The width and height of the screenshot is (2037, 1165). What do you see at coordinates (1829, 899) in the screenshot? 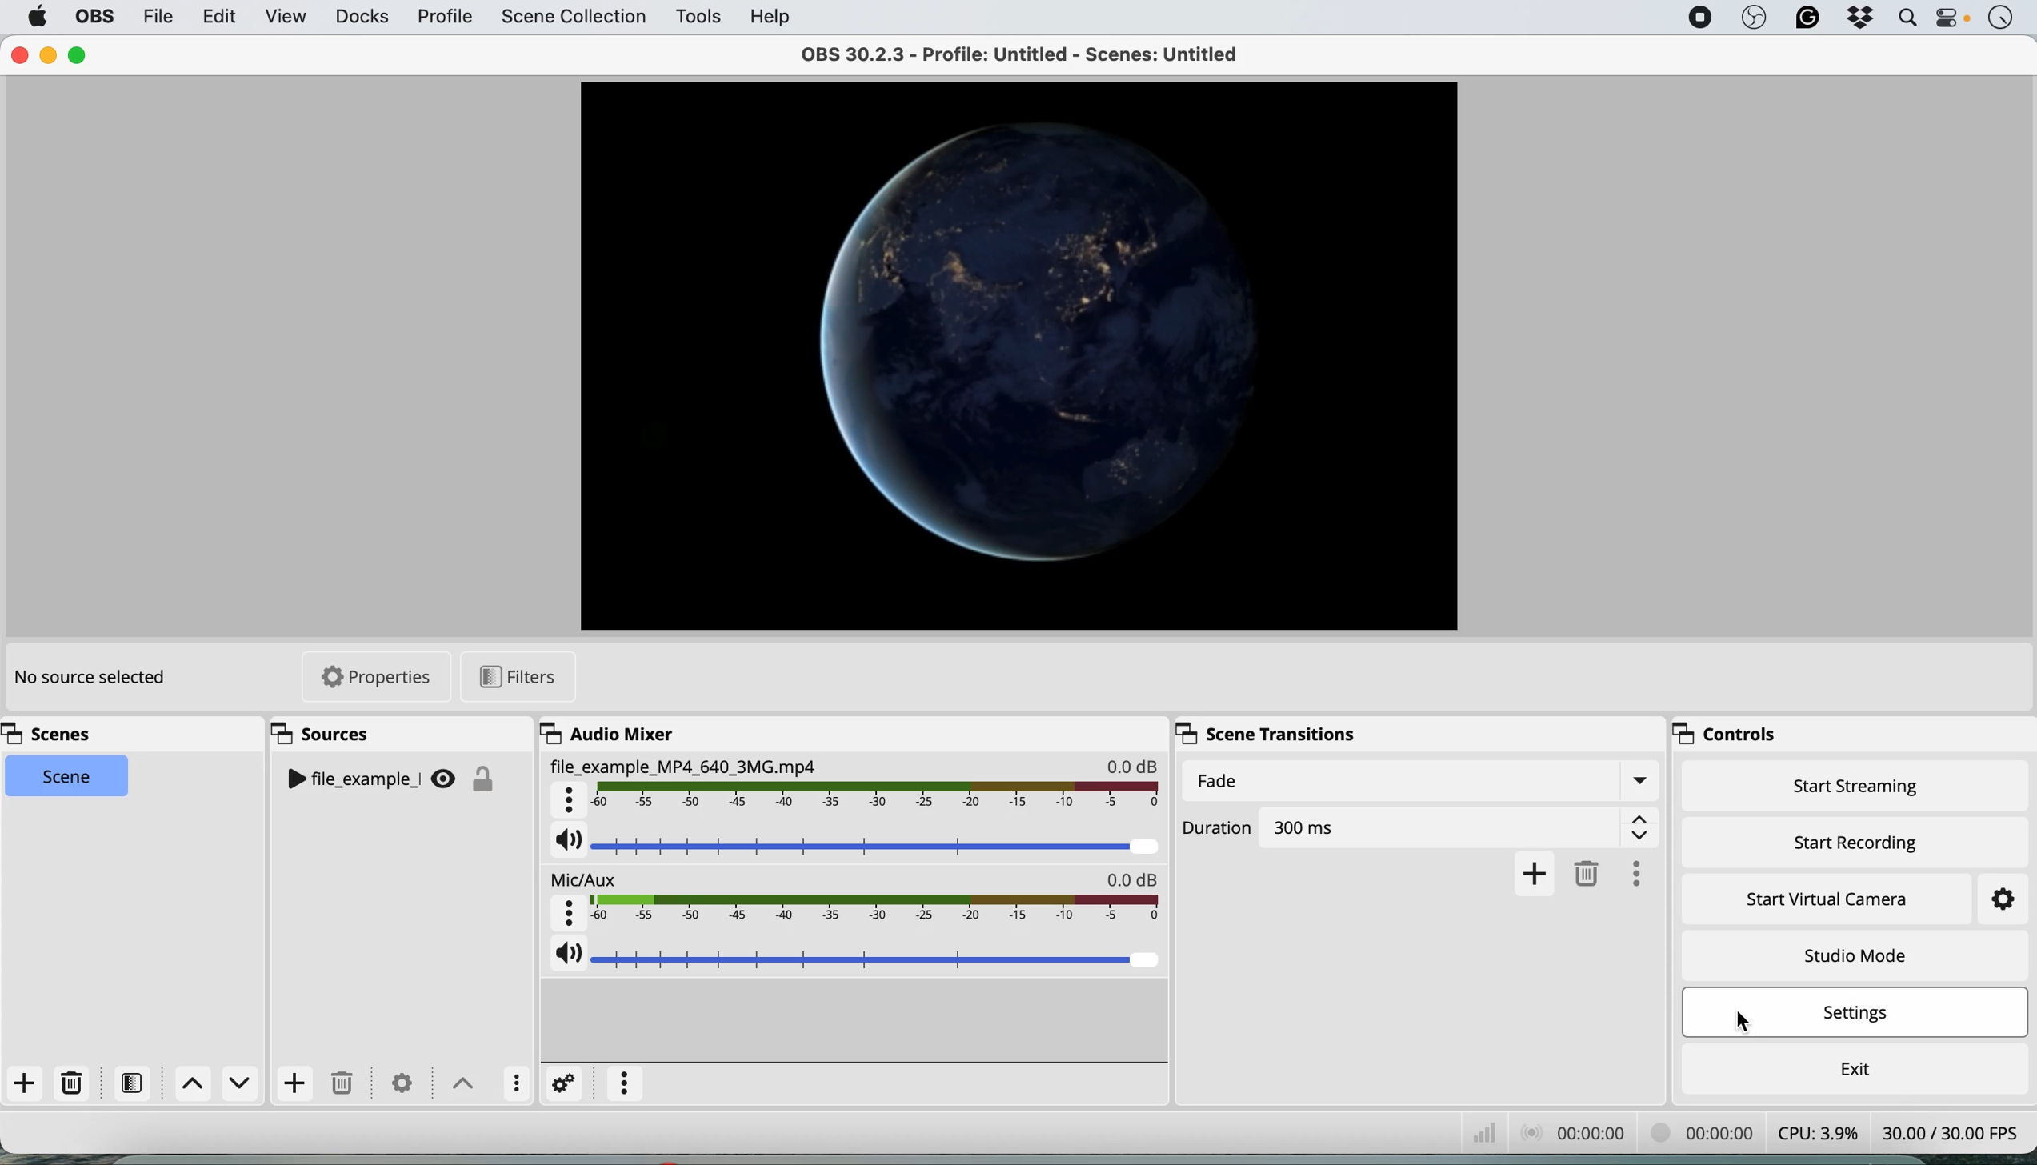
I see `start virtual camera` at bounding box center [1829, 899].